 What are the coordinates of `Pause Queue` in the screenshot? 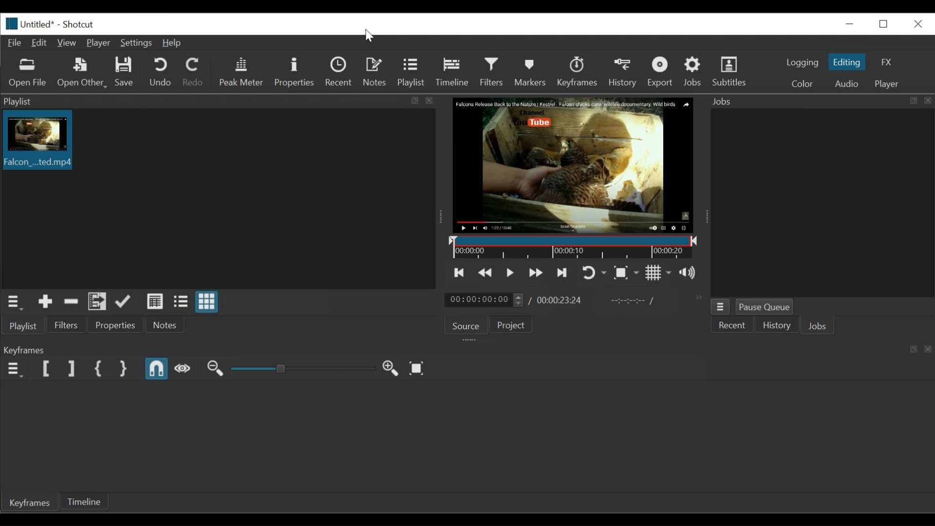 It's located at (767, 306).